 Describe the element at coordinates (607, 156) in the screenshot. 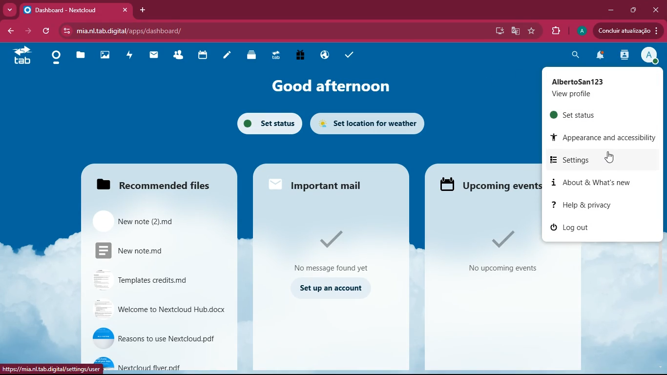

I see `Cursor` at that location.